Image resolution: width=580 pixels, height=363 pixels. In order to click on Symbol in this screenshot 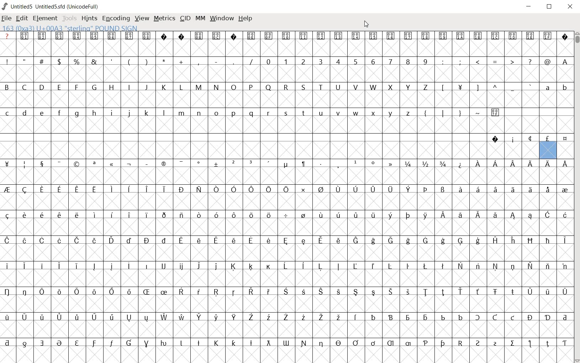, I will do `click(531, 217)`.